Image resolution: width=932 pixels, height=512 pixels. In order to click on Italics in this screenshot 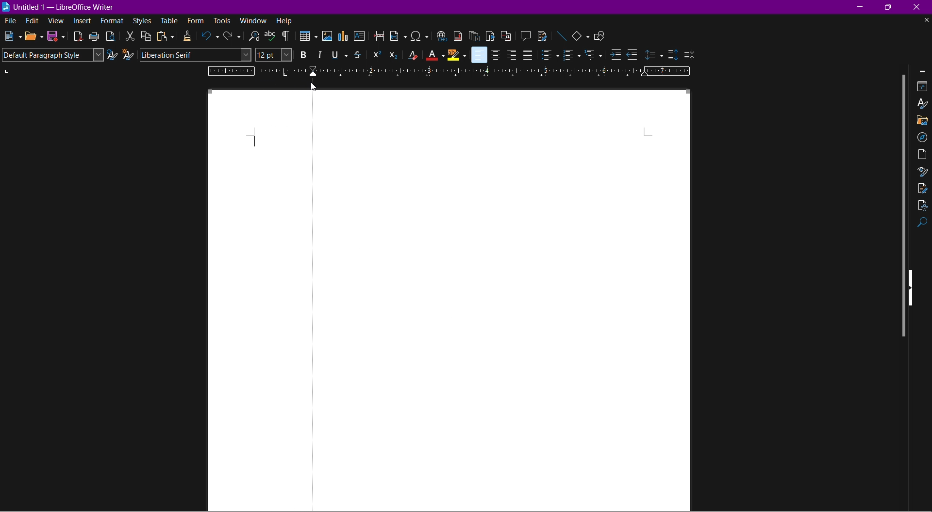, I will do `click(321, 54)`.